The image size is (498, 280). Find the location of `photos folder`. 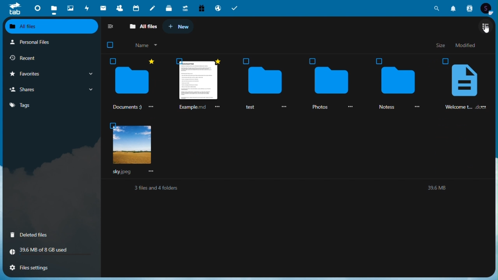

photos folder is located at coordinates (330, 81).